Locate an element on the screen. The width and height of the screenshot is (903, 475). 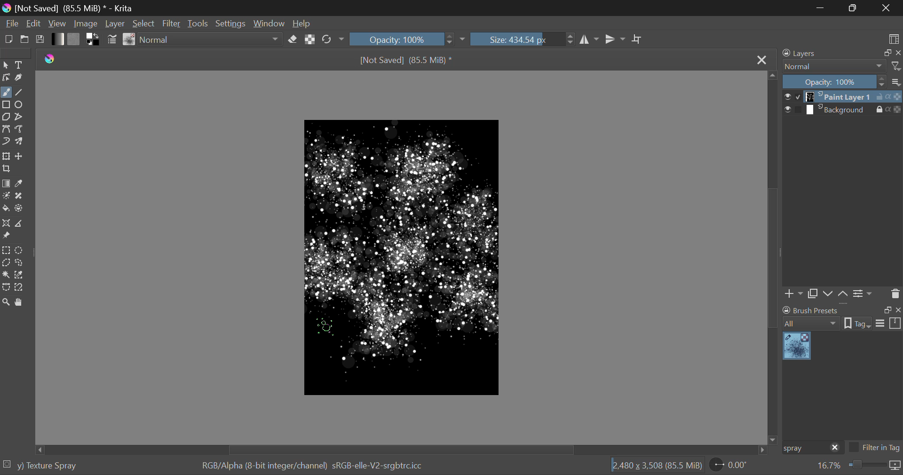
Eyedropper is located at coordinates (20, 184).